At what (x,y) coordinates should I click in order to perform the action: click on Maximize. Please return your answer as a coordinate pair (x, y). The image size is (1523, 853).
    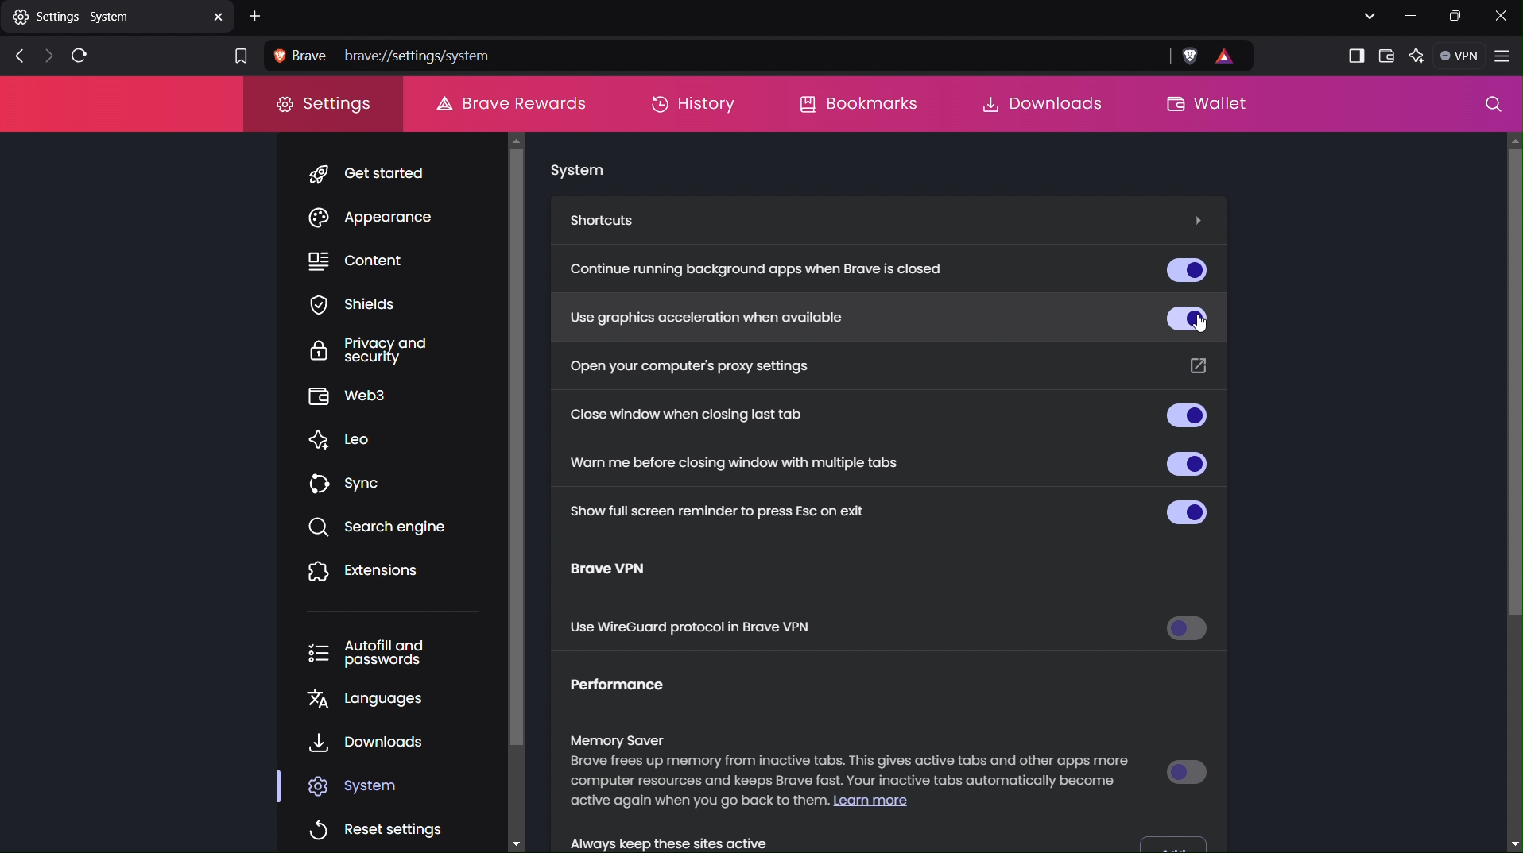
    Looking at the image, I should click on (1456, 16).